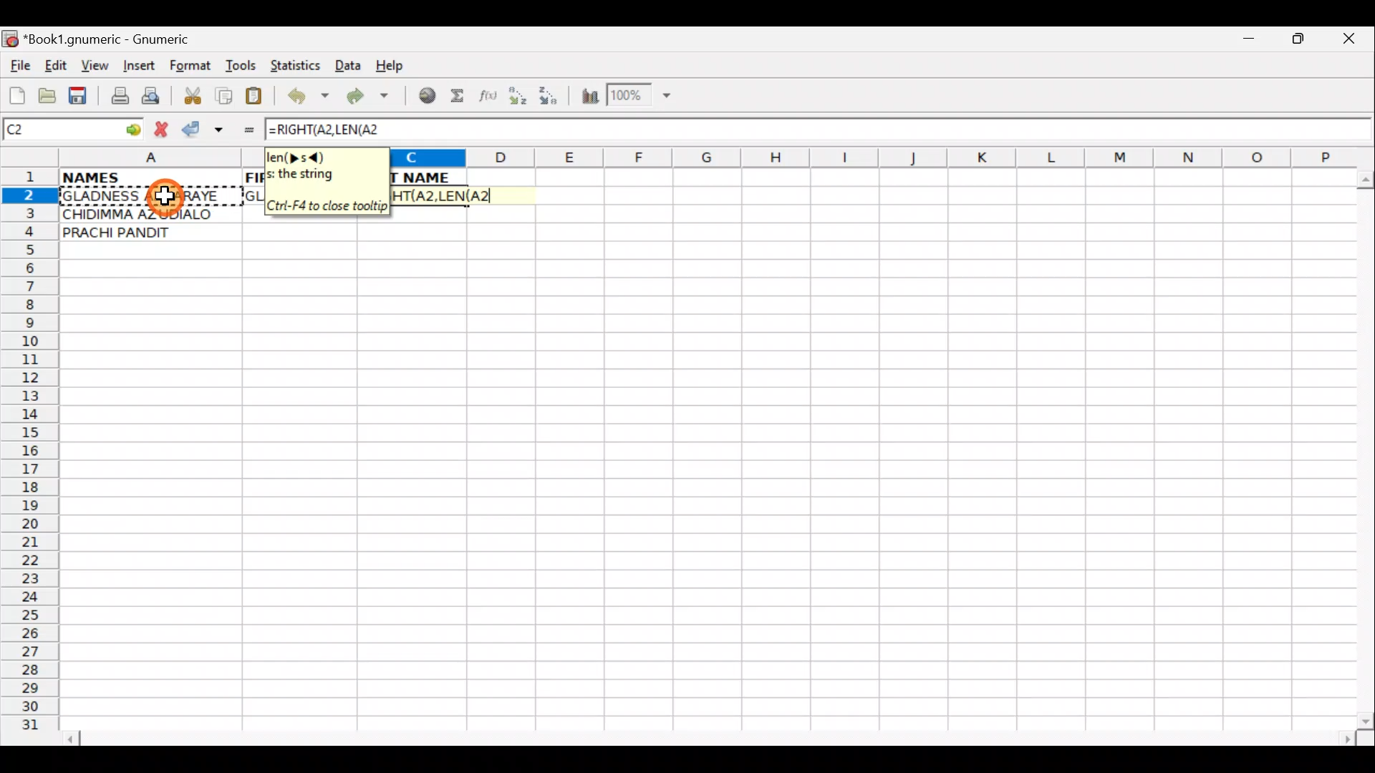 This screenshot has height=773, width=1375. What do you see at coordinates (30, 455) in the screenshot?
I see `Rows` at bounding box center [30, 455].